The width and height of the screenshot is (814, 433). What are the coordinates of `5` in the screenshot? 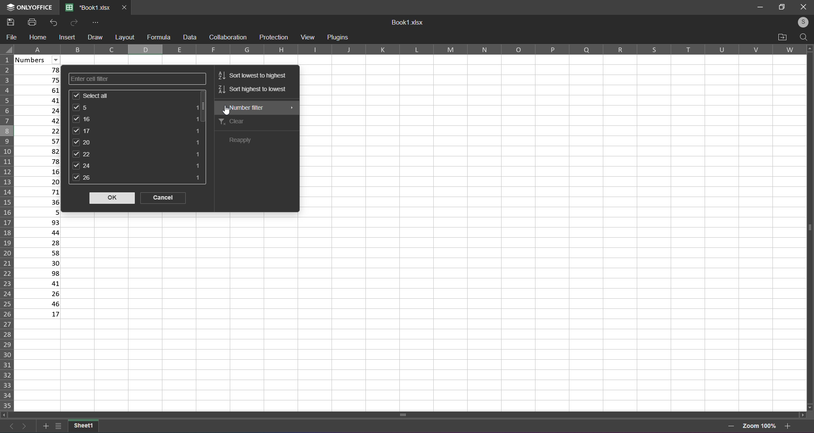 It's located at (38, 212).